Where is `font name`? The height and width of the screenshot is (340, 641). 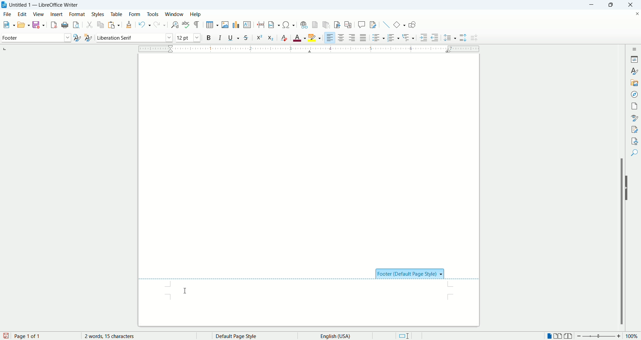 font name is located at coordinates (134, 38).